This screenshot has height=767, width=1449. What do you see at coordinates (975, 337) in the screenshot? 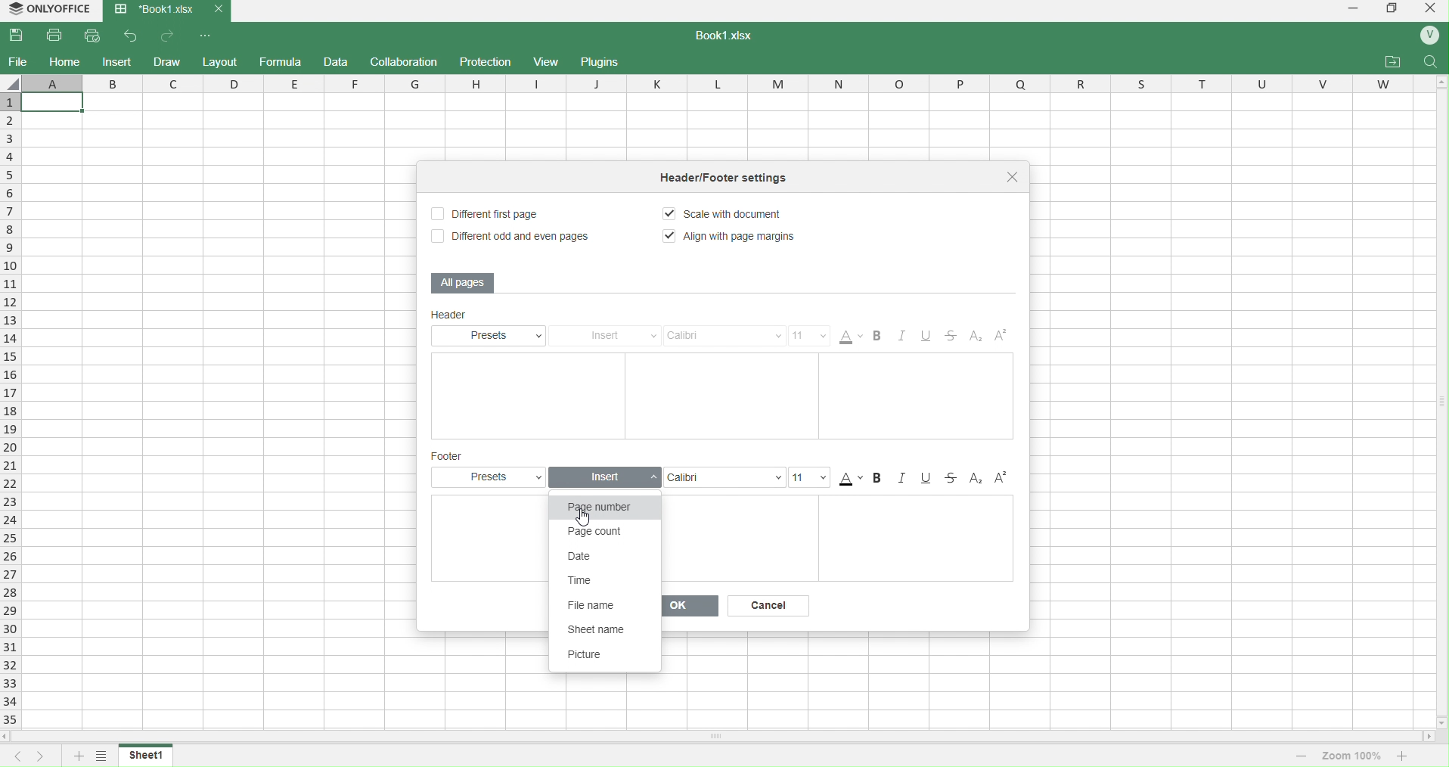
I see `Subscript` at bounding box center [975, 337].